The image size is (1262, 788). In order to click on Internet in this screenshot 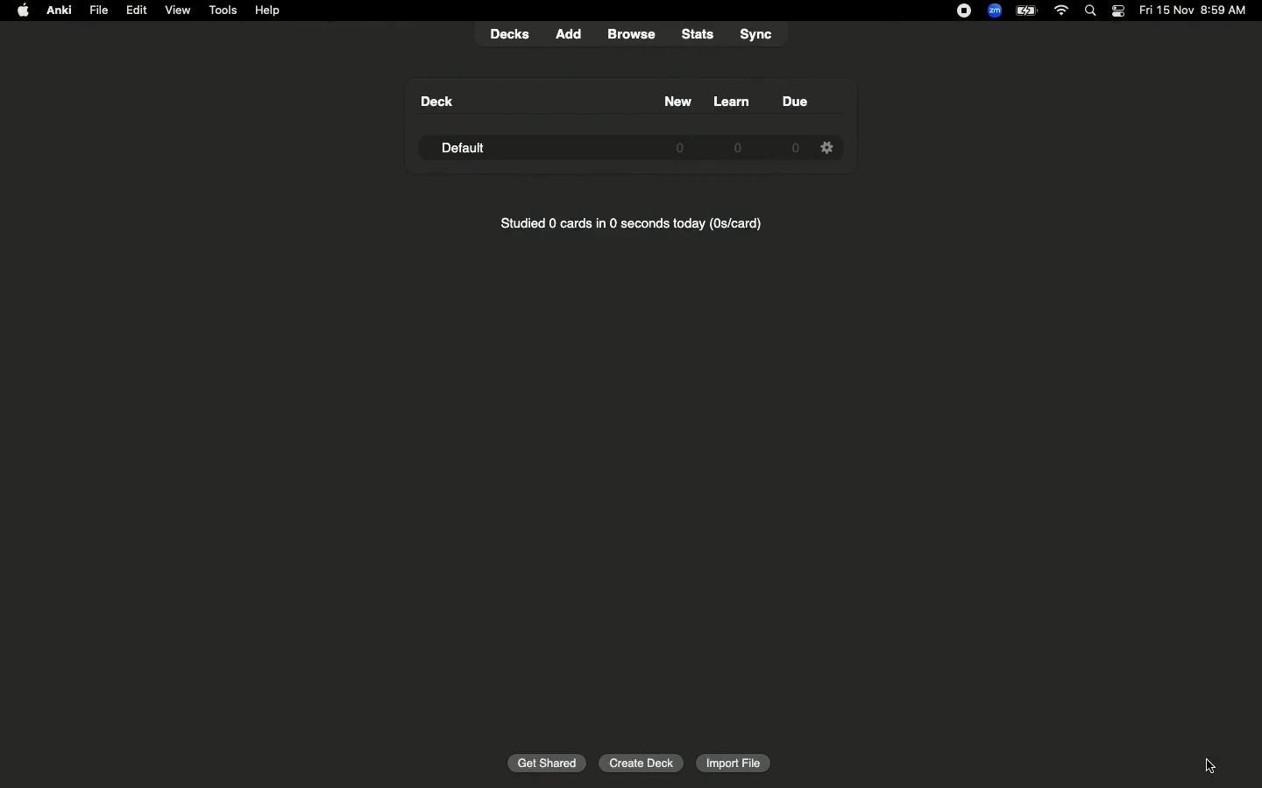, I will do `click(1064, 11)`.